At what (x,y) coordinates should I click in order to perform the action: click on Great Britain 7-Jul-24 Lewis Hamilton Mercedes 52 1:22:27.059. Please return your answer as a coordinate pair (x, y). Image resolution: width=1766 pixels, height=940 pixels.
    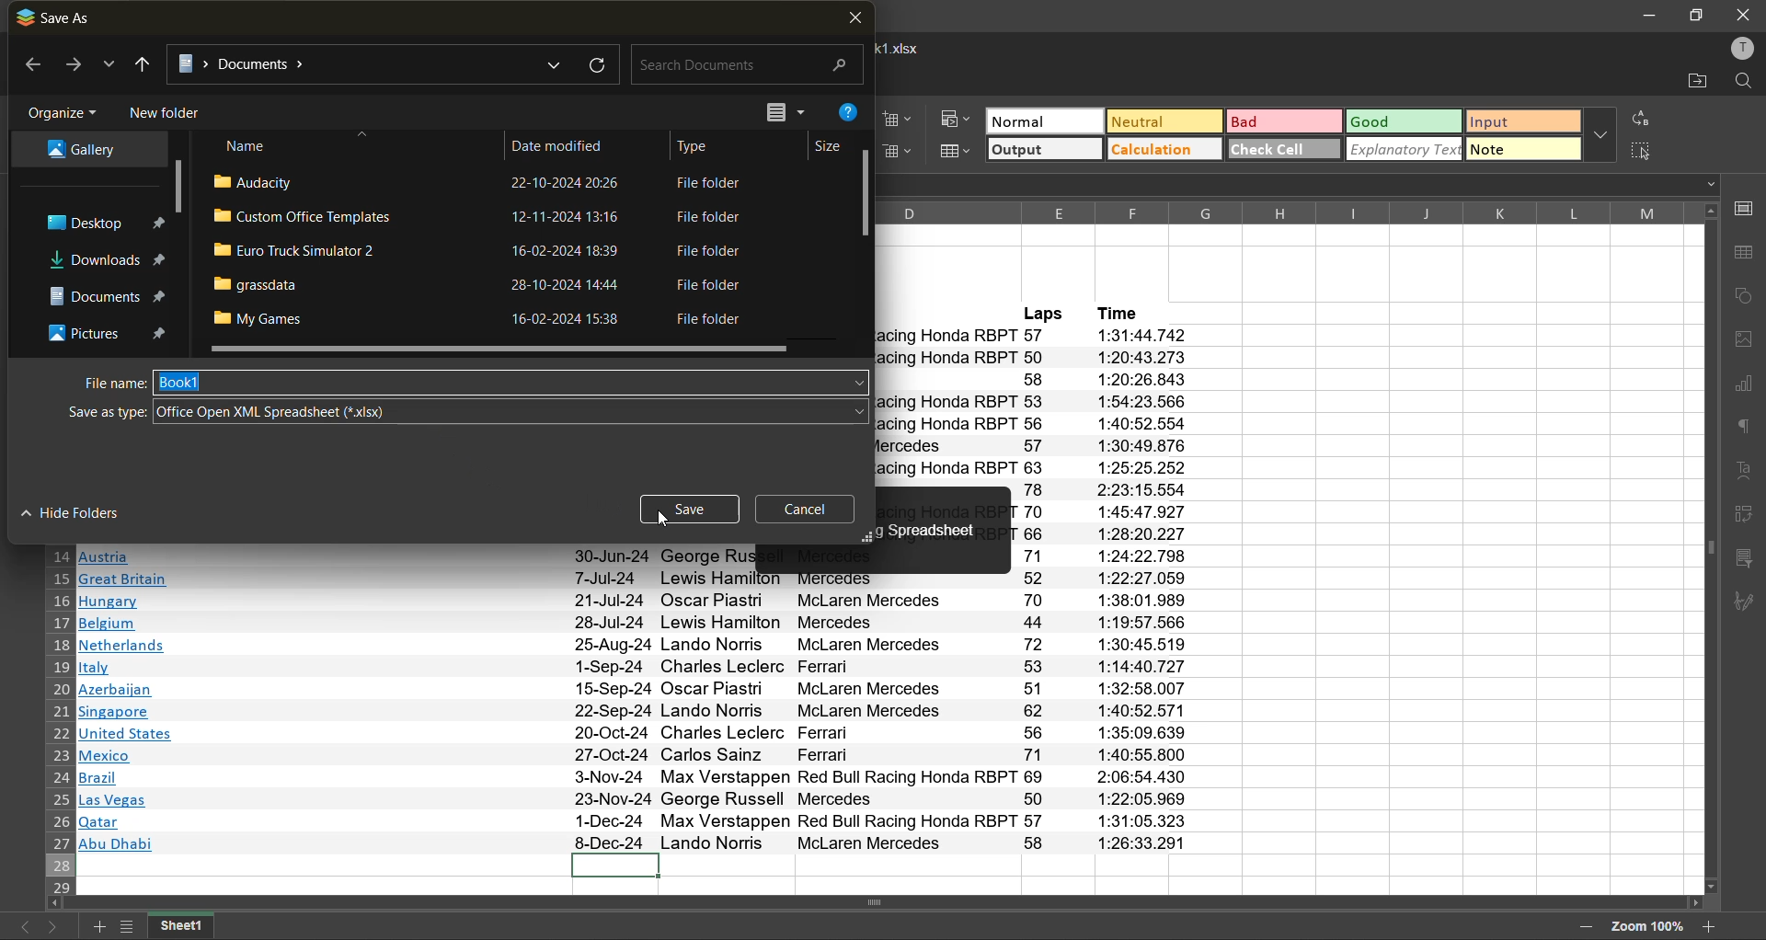
    Looking at the image, I should click on (642, 579).